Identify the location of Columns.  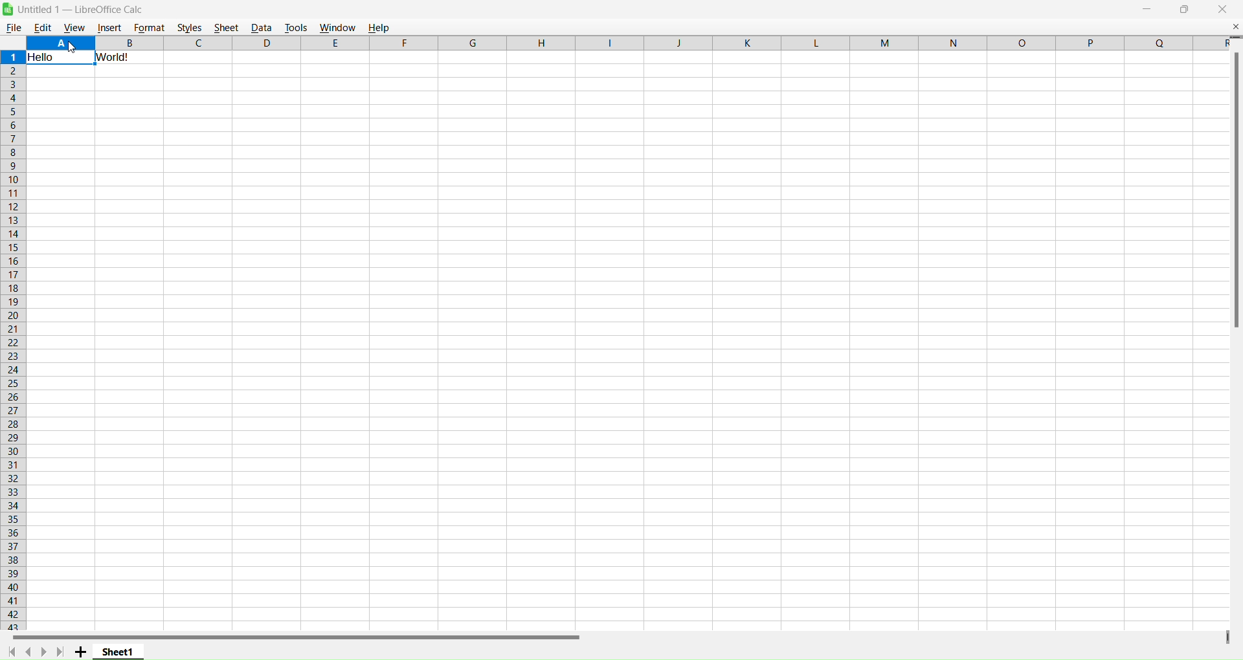
(624, 43).